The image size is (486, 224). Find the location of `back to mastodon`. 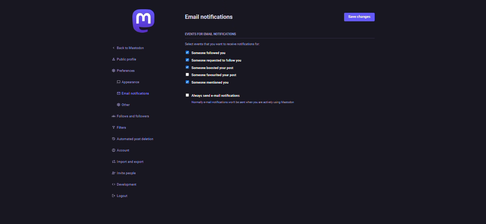

back to mastodon is located at coordinates (127, 48).